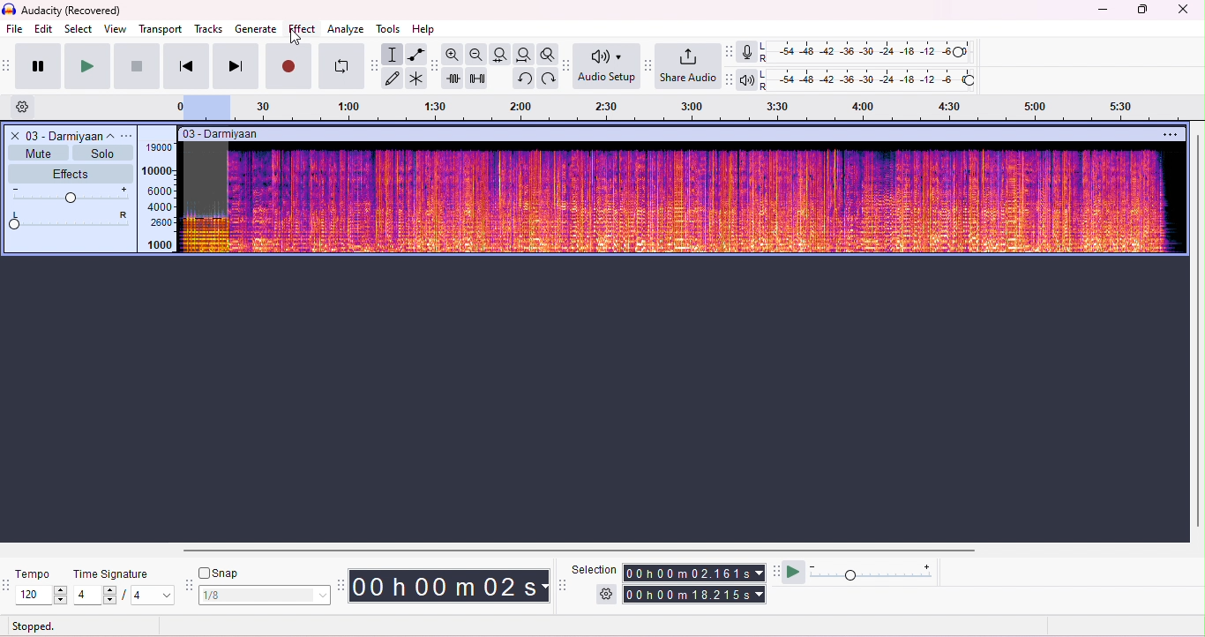 This screenshot has height=637, width=1205. What do you see at coordinates (41, 595) in the screenshot?
I see `select tempo` at bounding box center [41, 595].